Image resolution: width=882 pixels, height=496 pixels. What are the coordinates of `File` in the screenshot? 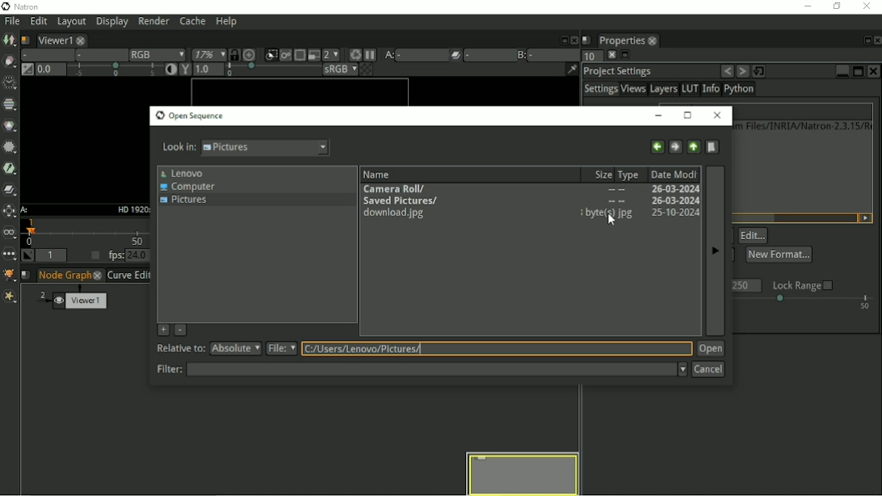 It's located at (10, 21).